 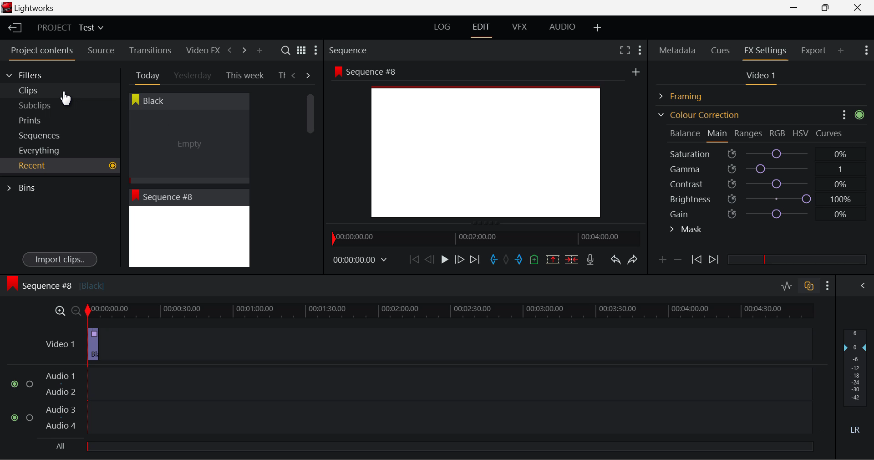 What do you see at coordinates (188, 138) in the screenshot?
I see `Cursor MOUSE_DOWN on Black Clip` at bounding box center [188, 138].